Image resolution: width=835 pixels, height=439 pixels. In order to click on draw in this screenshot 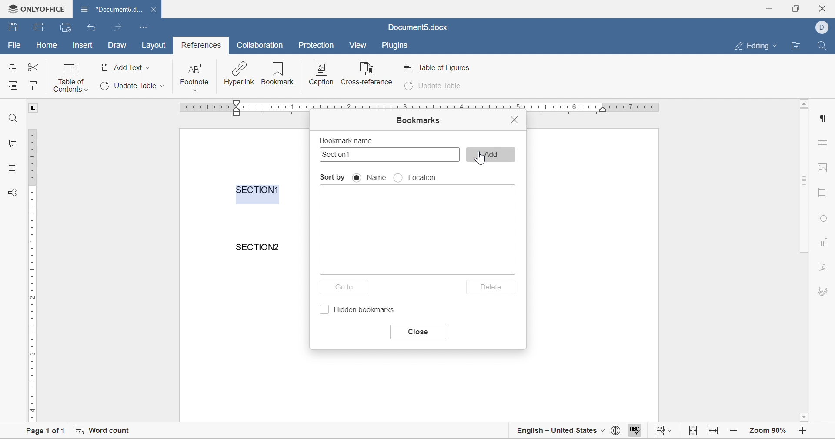, I will do `click(117, 46)`.